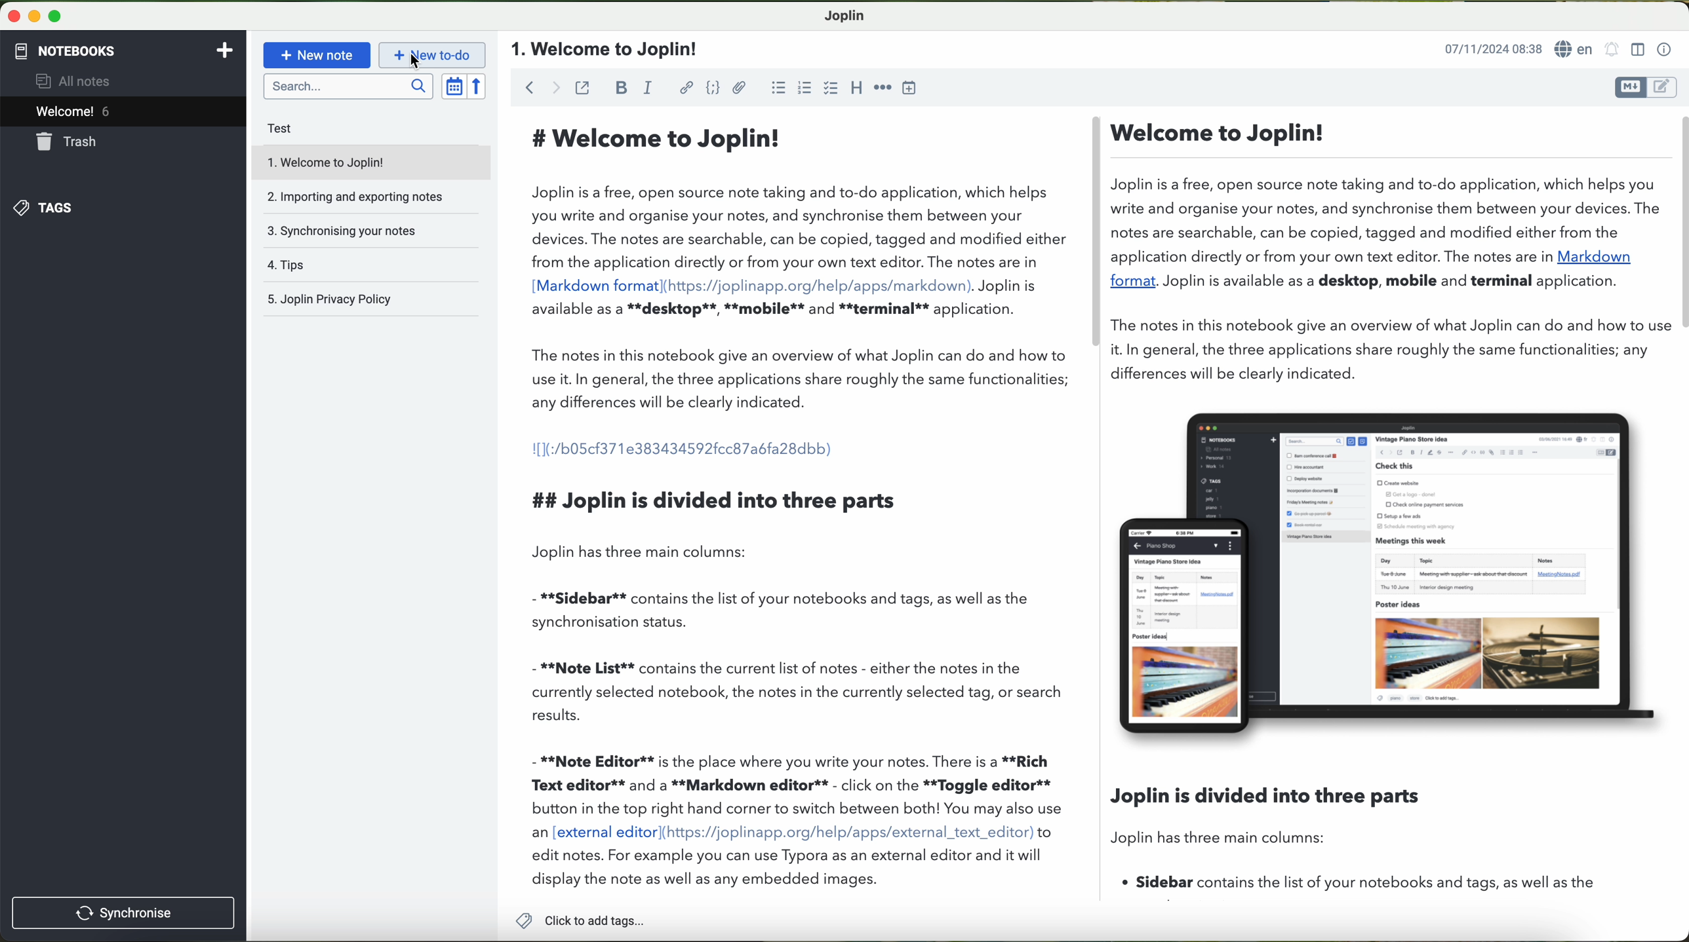 The image size is (1689, 942). Describe the element at coordinates (650, 88) in the screenshot. I see `italic` at that location.